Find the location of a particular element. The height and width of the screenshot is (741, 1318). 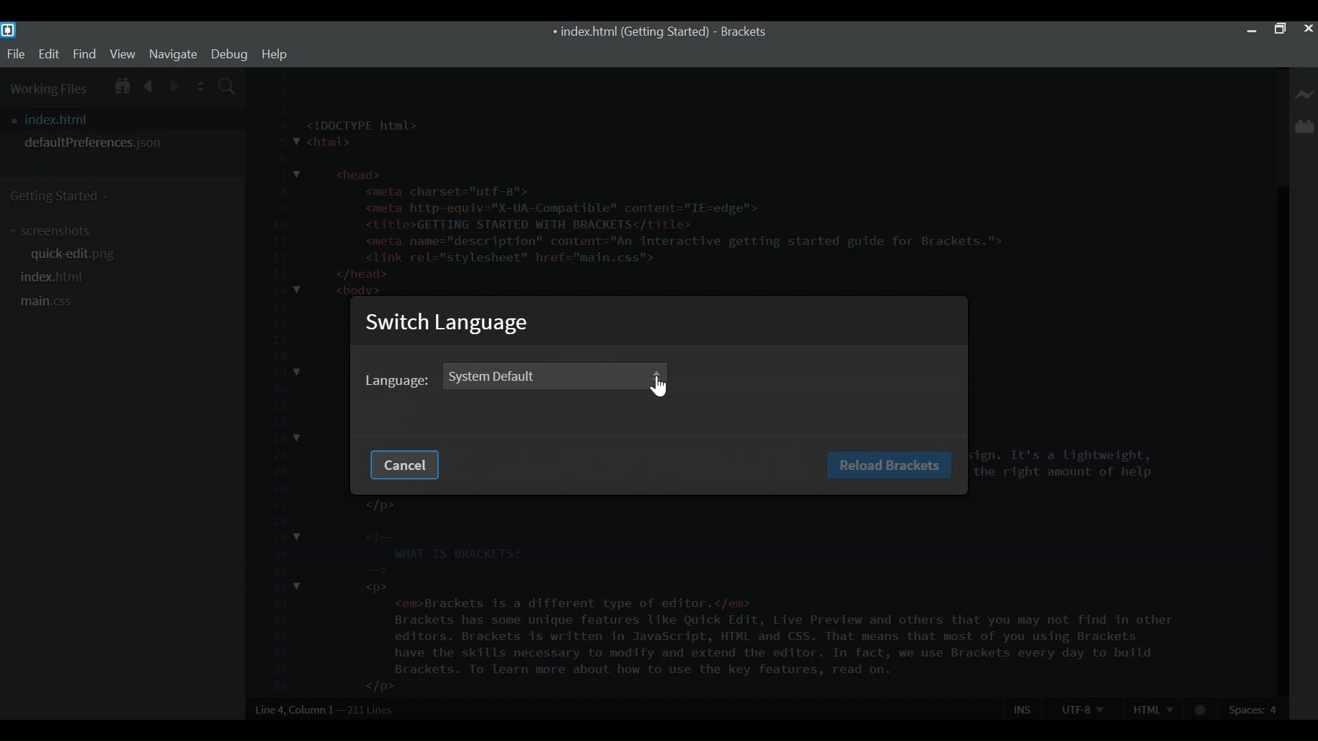

Switch Language is located at coordinates (451, 325).